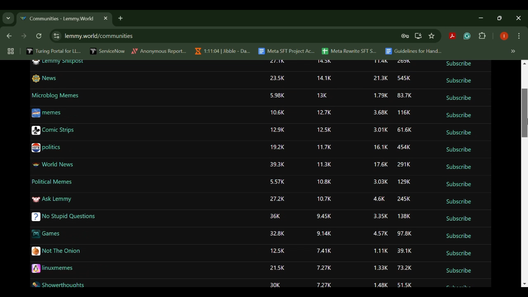 Image resolution: width=528 pixels, height=297 pixels. Describe the element at coordinates (404, 181) in the screenshot. I see `129K` at that location.